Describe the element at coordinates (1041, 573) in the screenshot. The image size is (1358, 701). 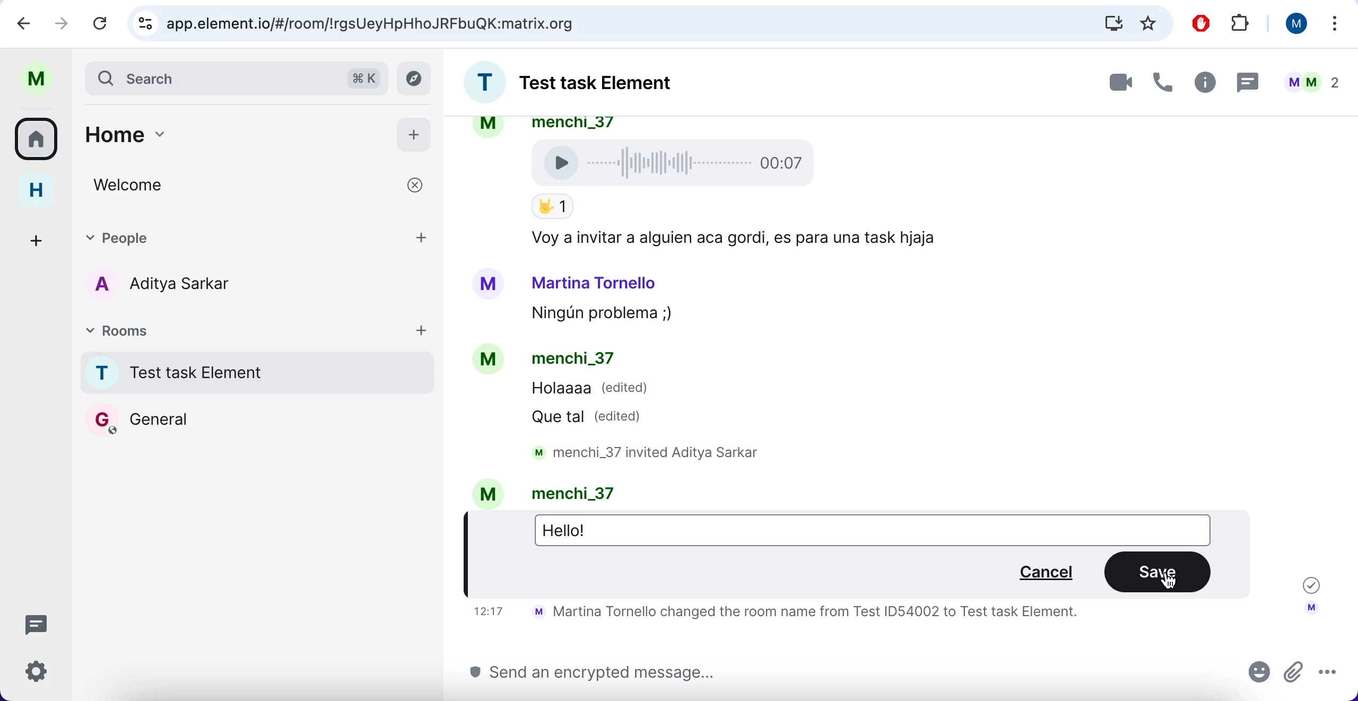
I see `cancel` at that location.